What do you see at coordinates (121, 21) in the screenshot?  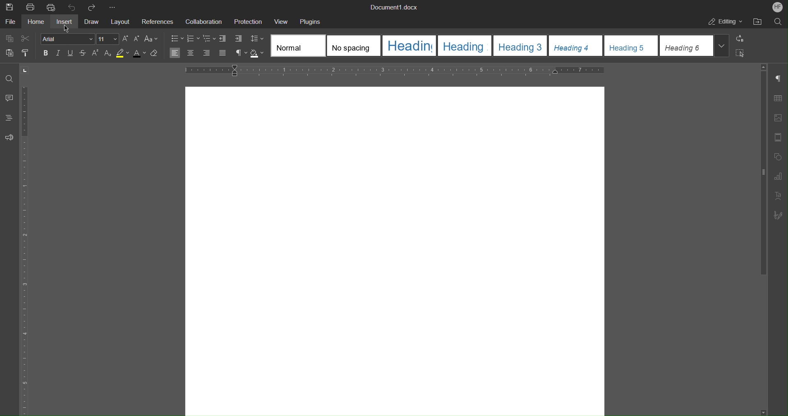 I see `Layout` at bounding box center [121, 21].